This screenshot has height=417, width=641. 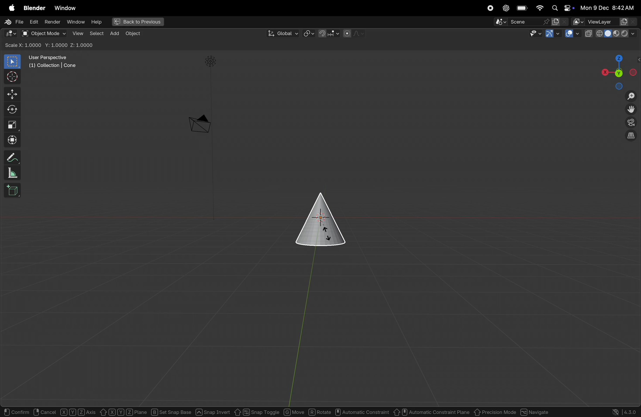 I want to click on chatgpt, so click(x=506, y=8).